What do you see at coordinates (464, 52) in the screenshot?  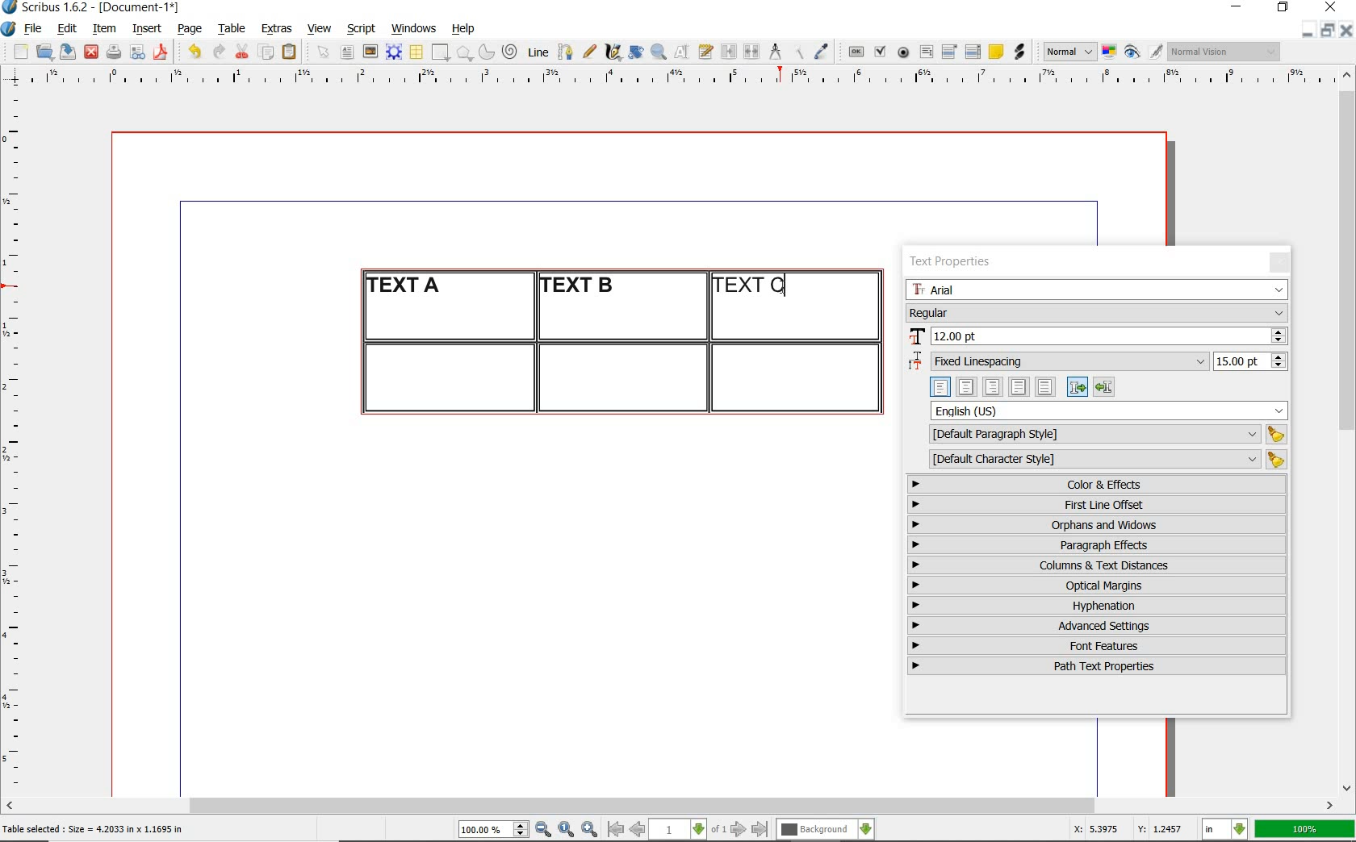 I see `polygon` at bounding box center [464, 52].